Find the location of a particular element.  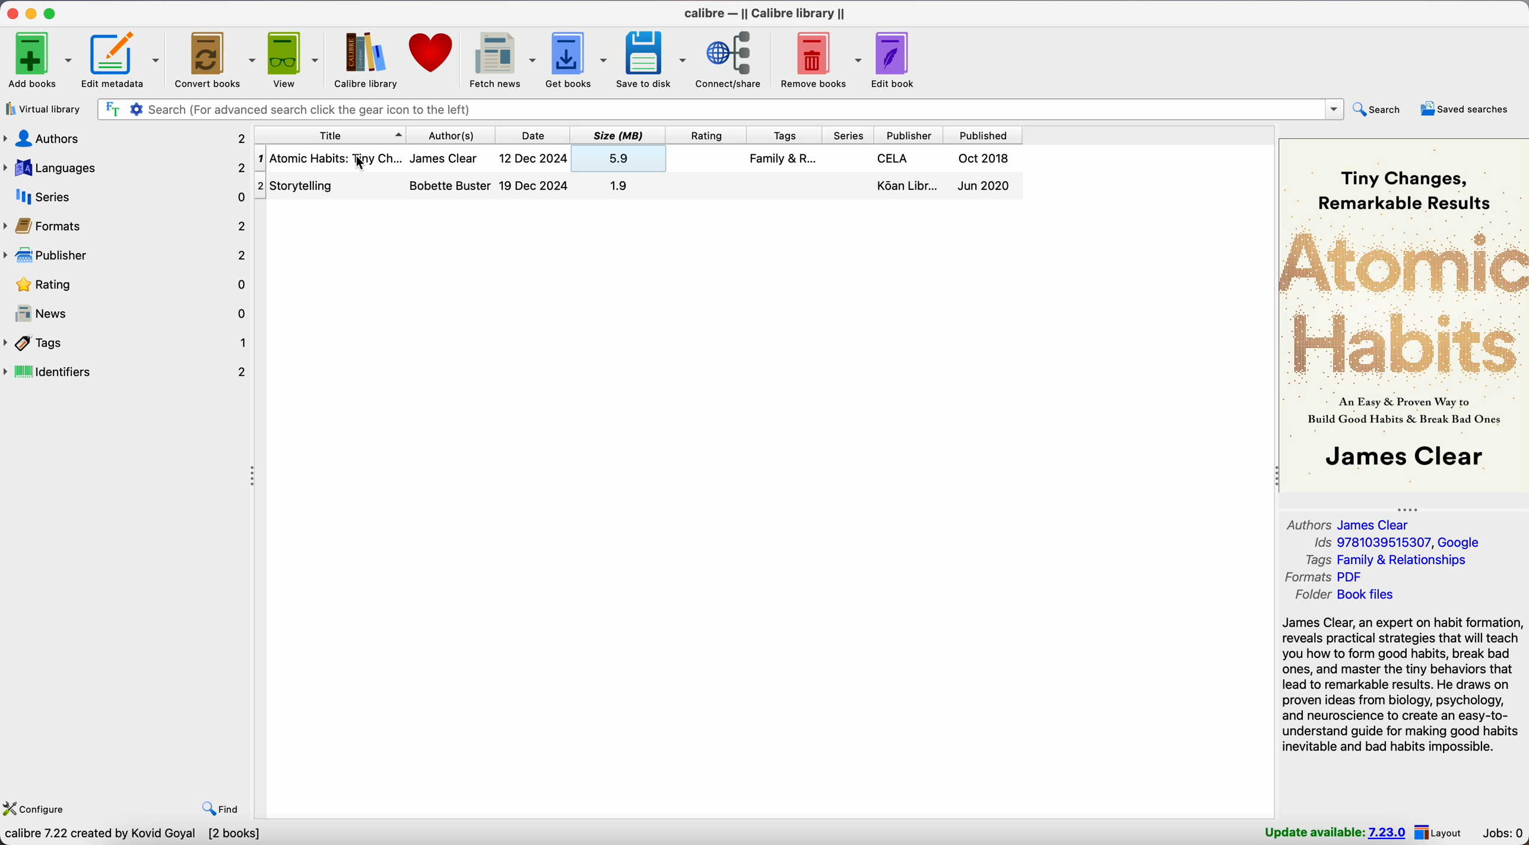

close Calibre is located at coordinates (11, 12).